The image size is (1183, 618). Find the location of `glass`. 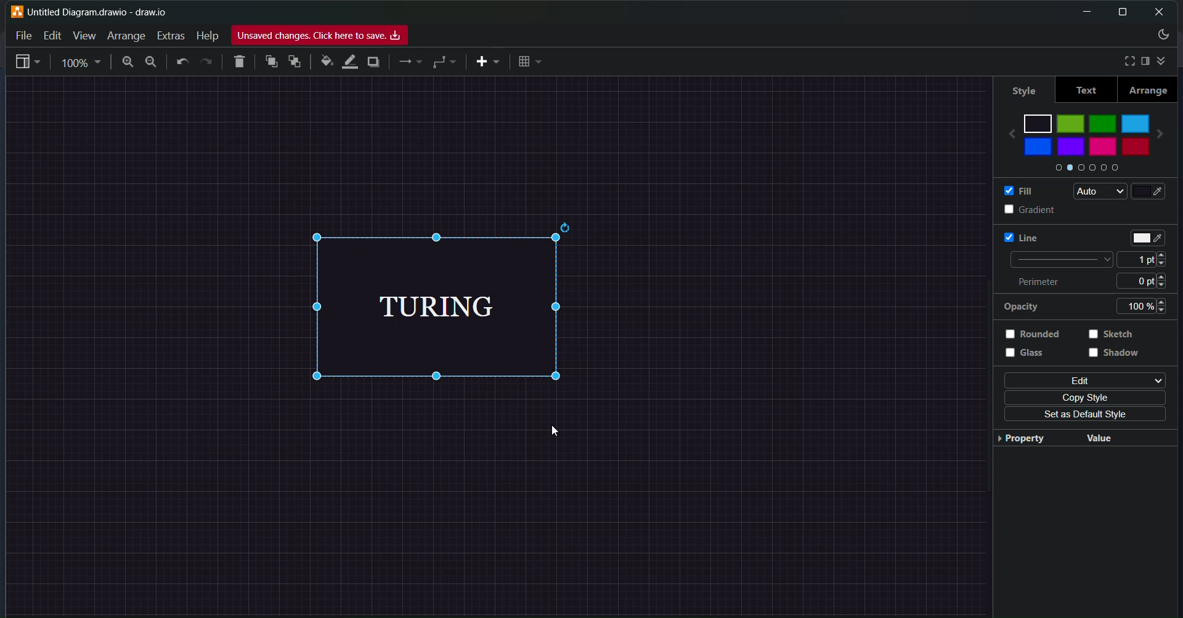

glass is located at coordinates (1033, 358).